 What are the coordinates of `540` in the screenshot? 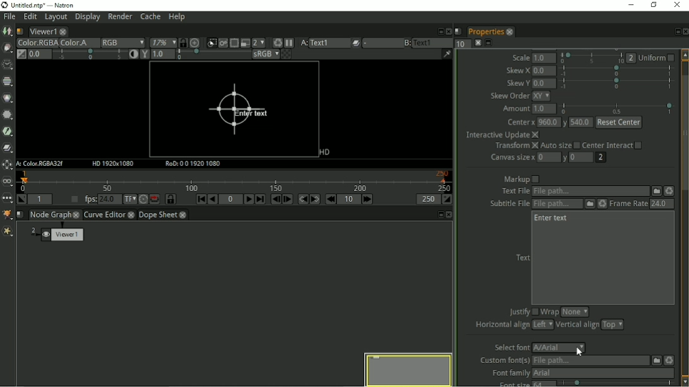 It's located at (581, 124).